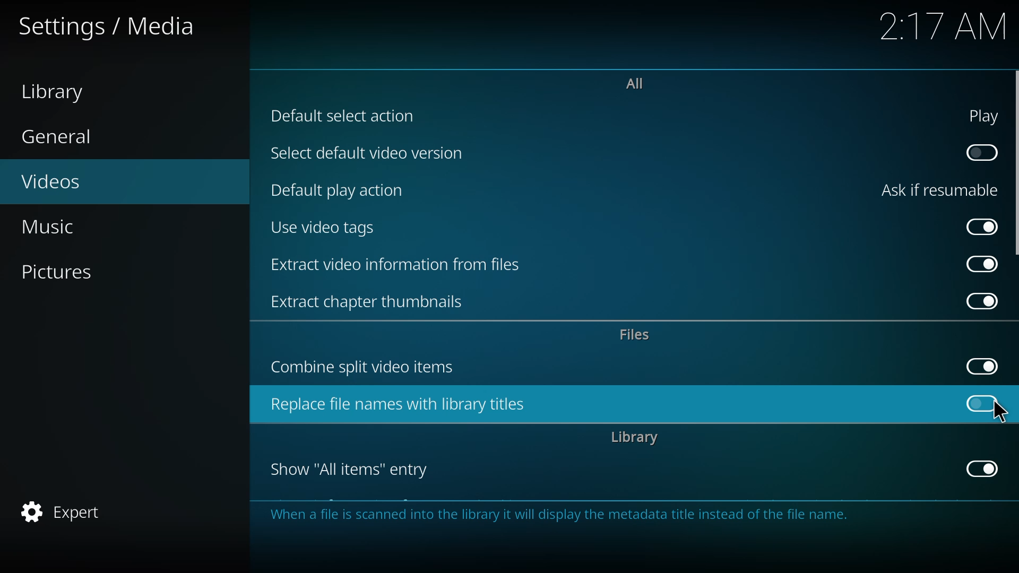  What do you see at coordinates (979, 115) in the screenshot?
I see `play` at bounding box center [979, 115].